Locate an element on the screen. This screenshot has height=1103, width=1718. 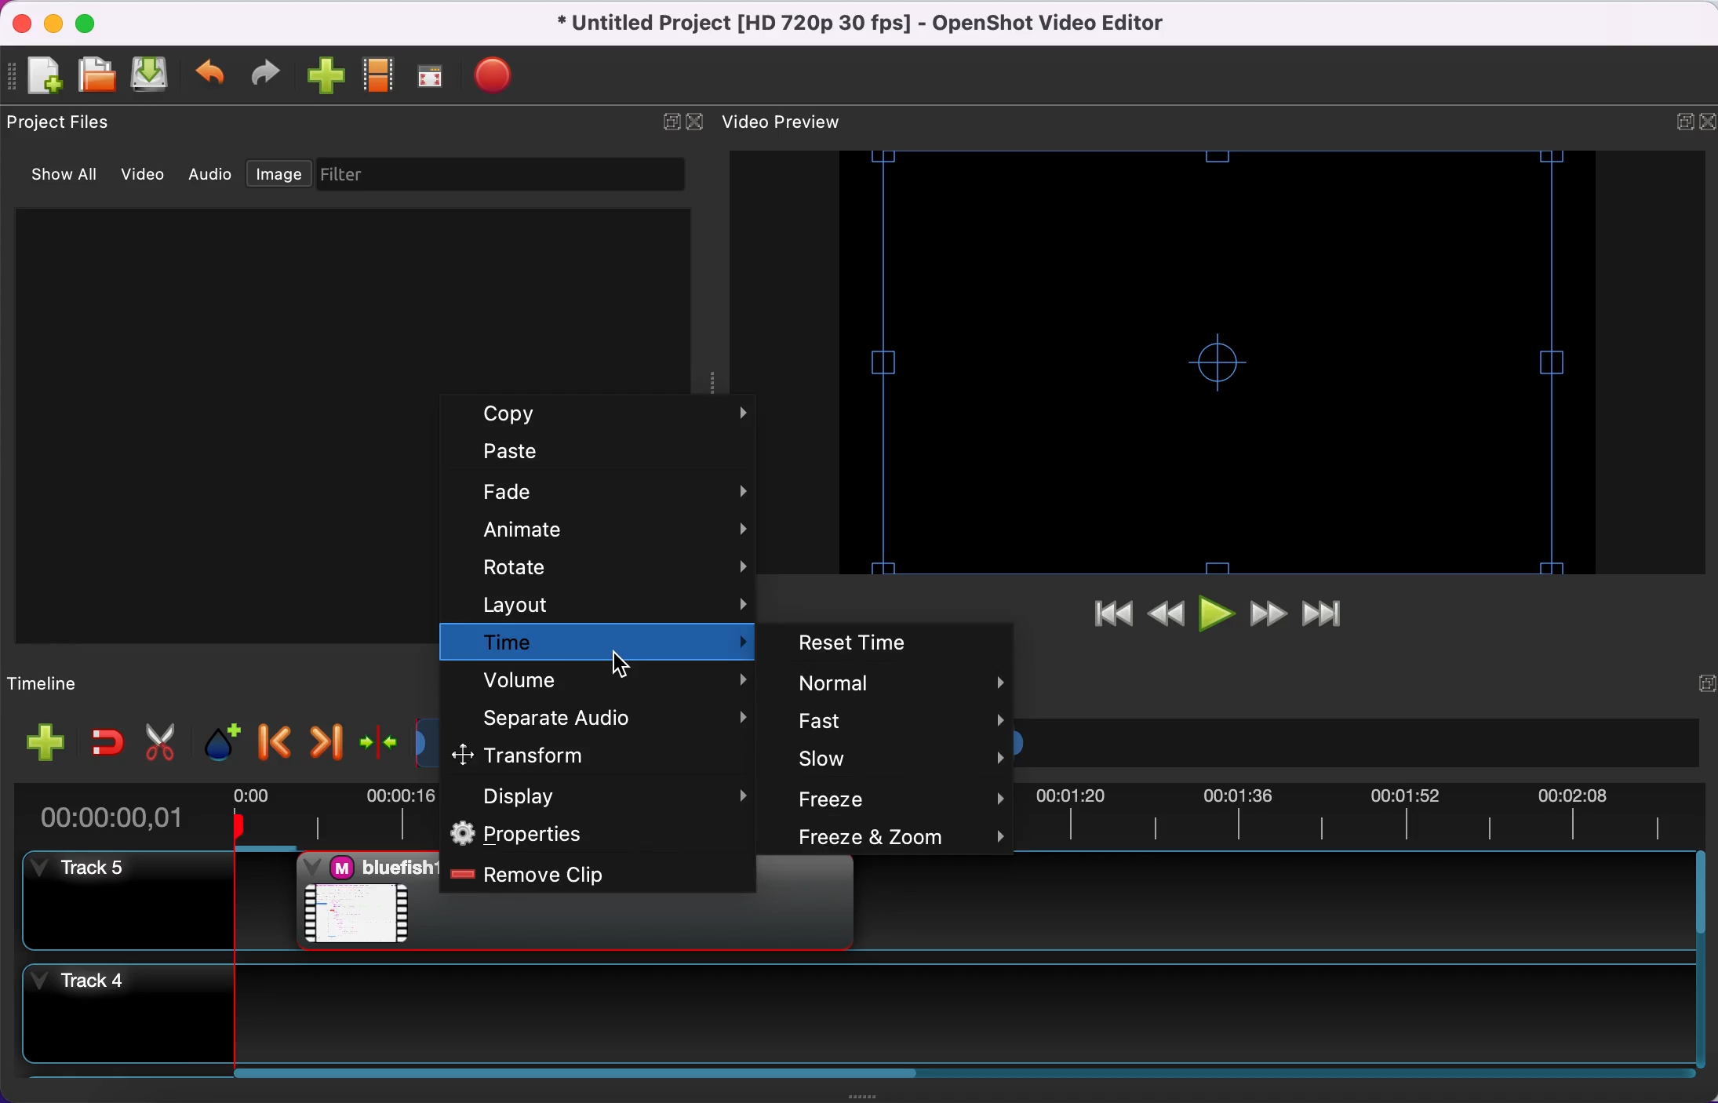
maximize is located at coordinates (94, 23).